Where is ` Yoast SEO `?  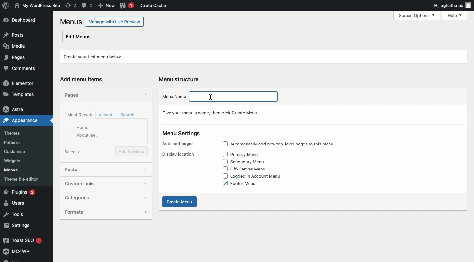  Yoast SEO  is located at coordinates (26, 241).